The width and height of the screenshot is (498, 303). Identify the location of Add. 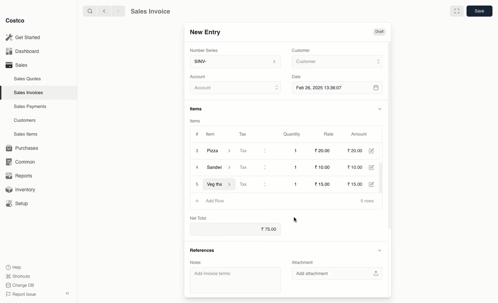
(197, 200).